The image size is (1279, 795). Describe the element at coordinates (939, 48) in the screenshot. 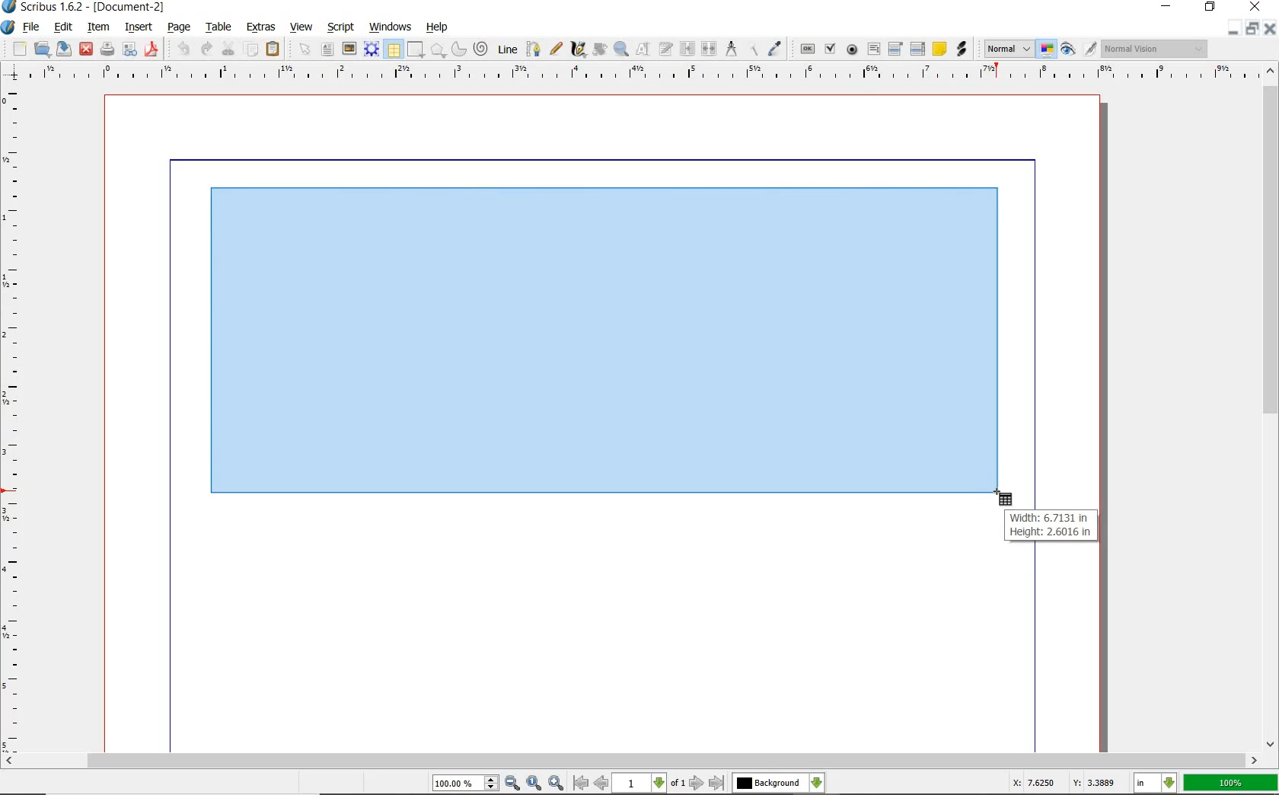

I see `text annotation` at that location.